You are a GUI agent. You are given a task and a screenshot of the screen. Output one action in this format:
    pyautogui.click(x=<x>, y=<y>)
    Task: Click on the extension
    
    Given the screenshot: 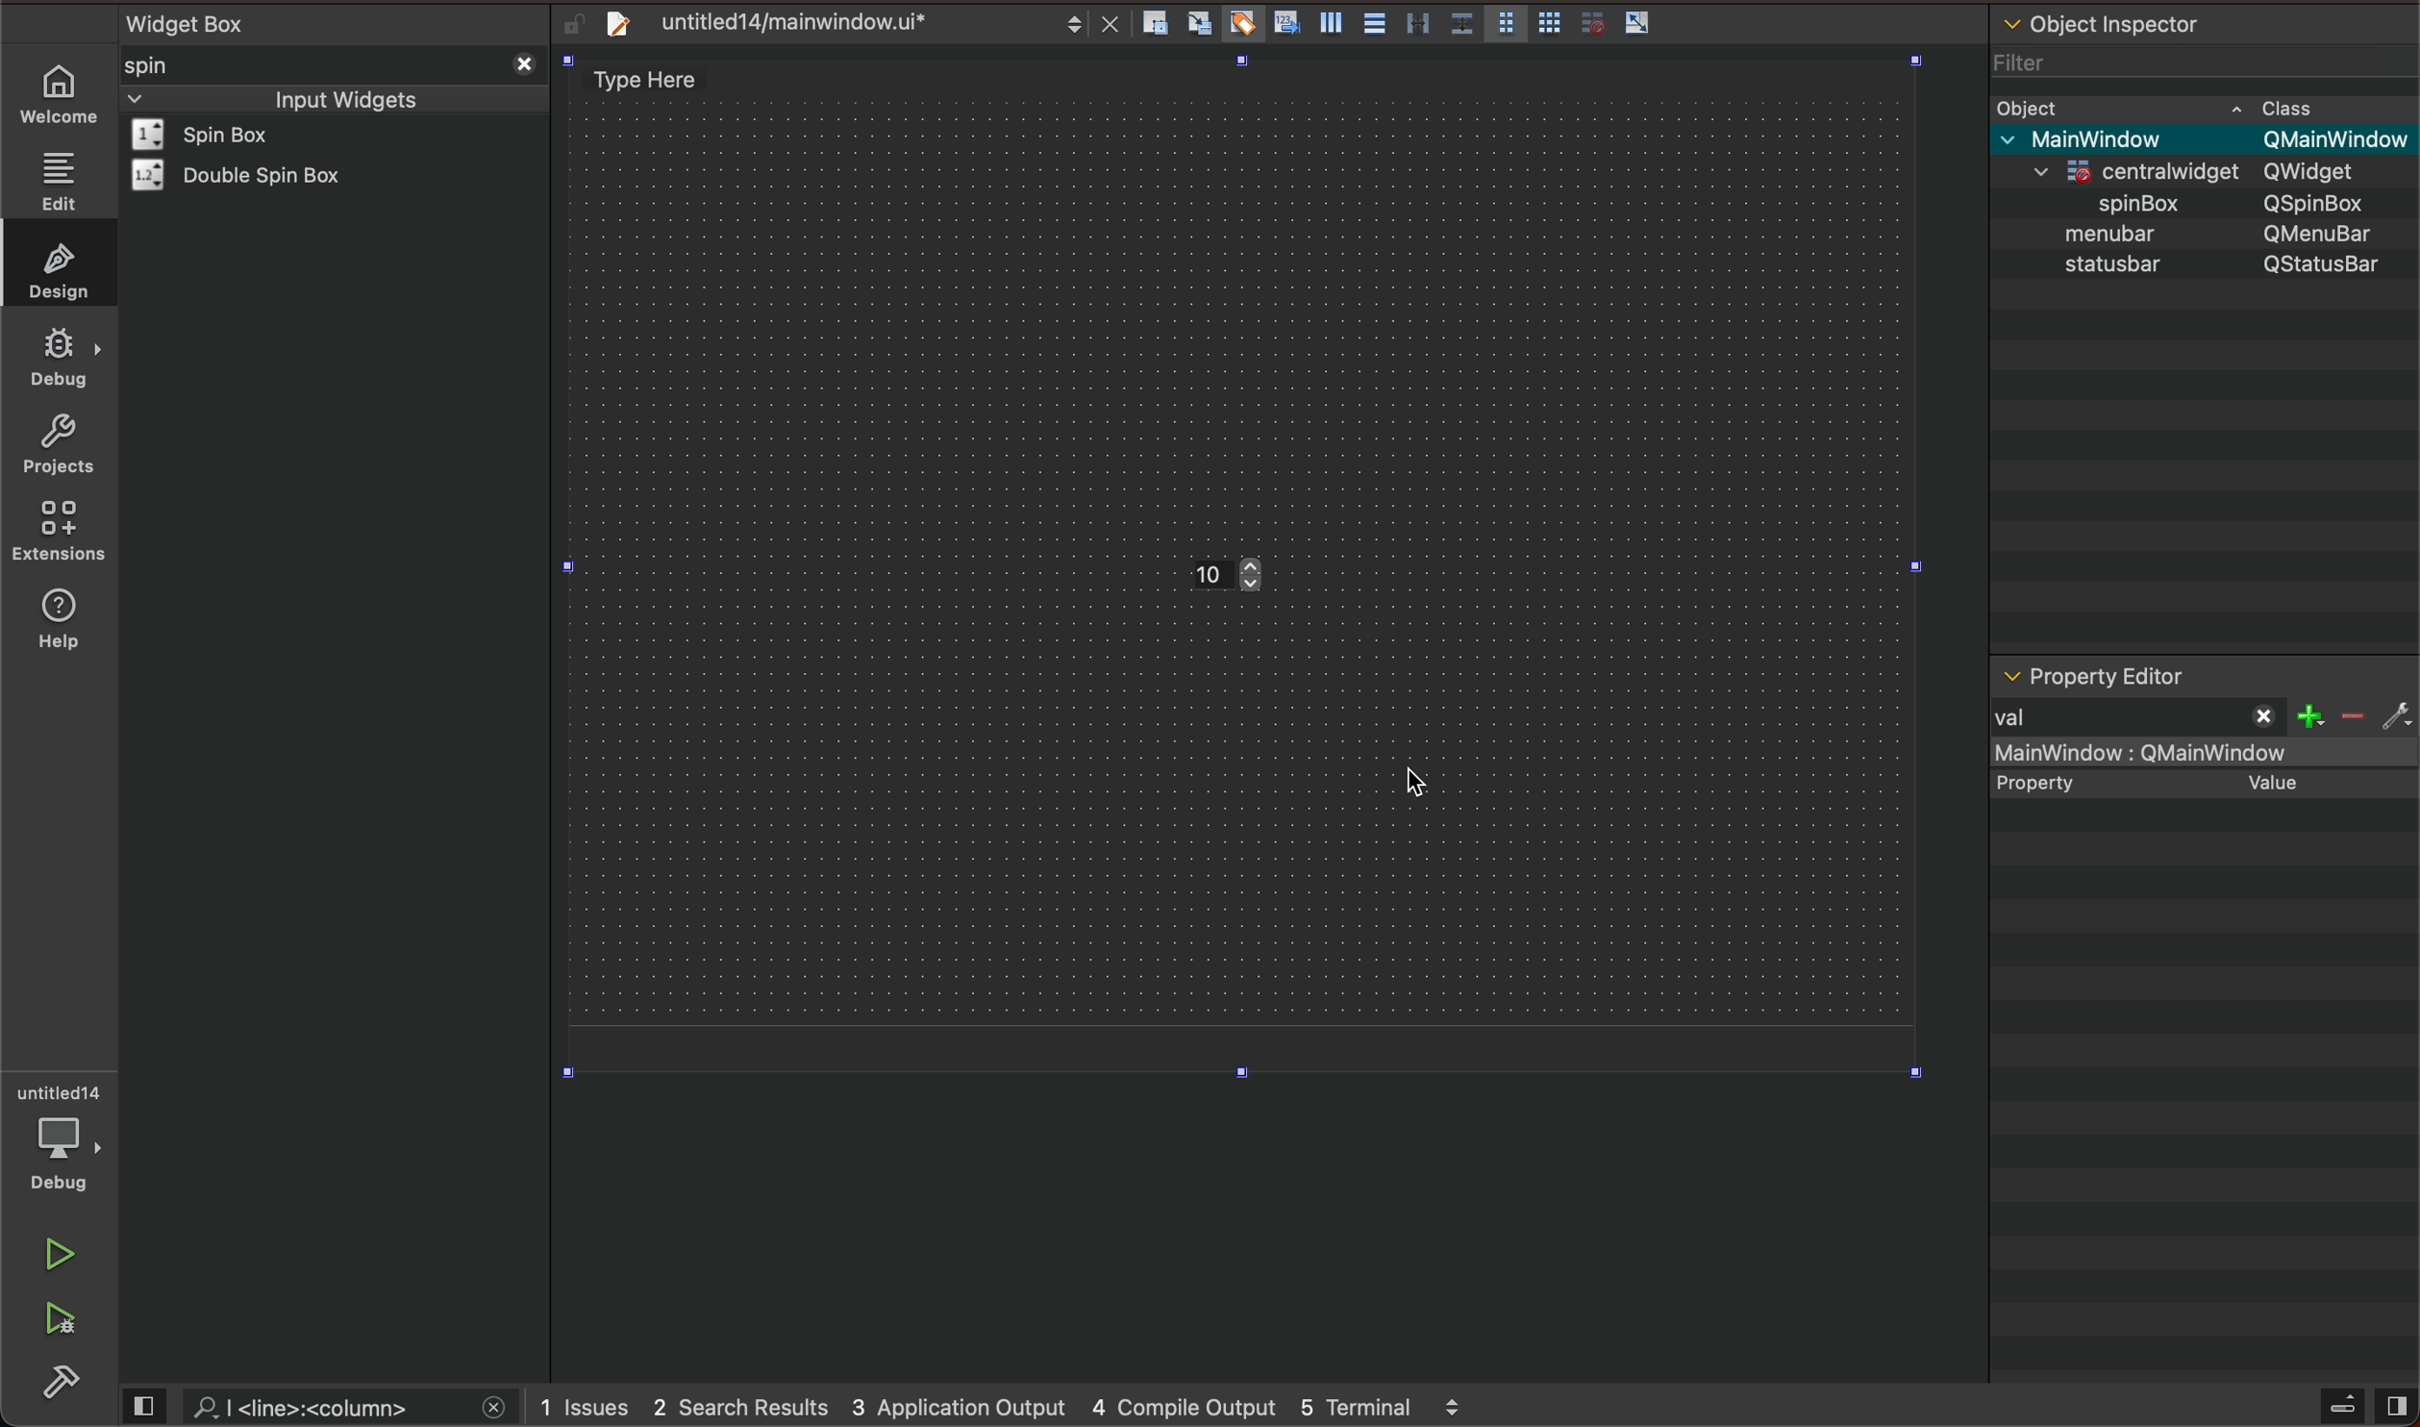 What is the action you would take?
    pyautogui.click(x=60, y=532)
    